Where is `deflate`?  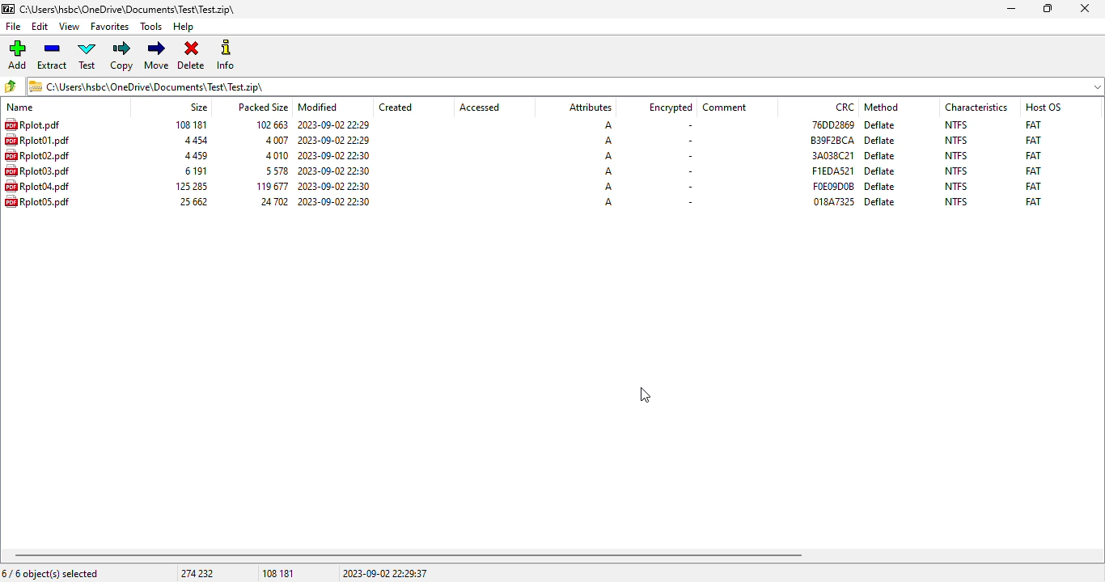 deflate is located at coordinates (880, 155).